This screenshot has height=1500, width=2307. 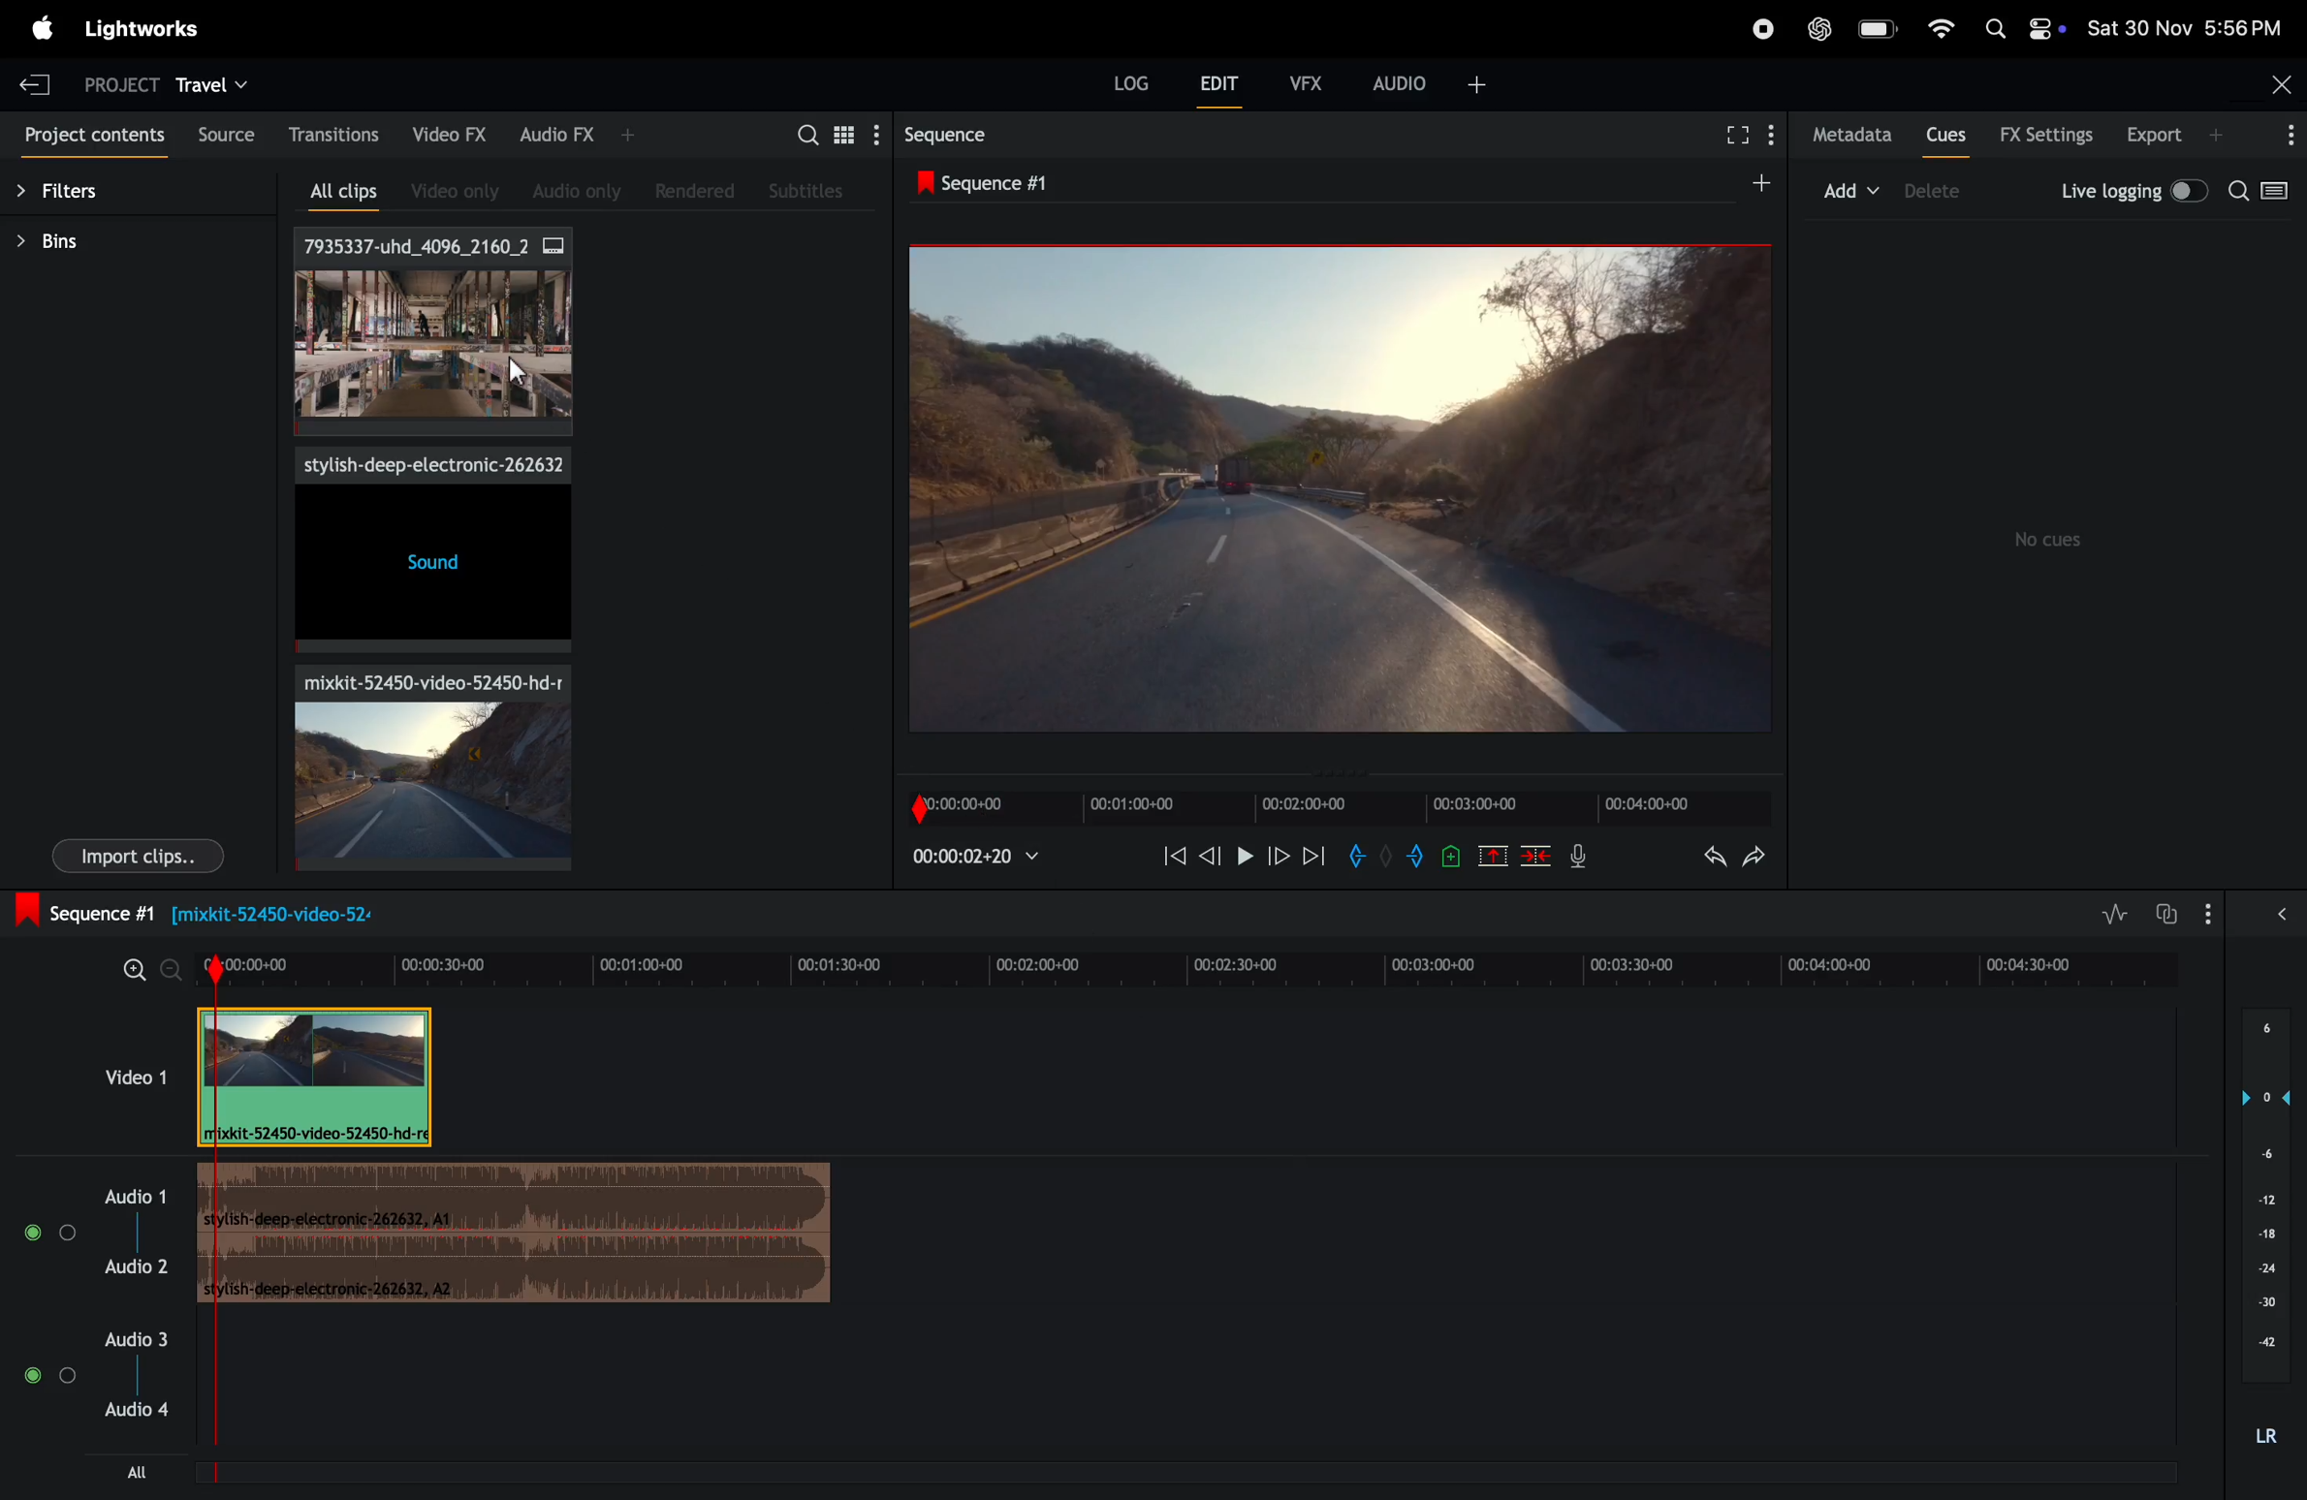 I want to click on play, so click(x=1245, y=858).